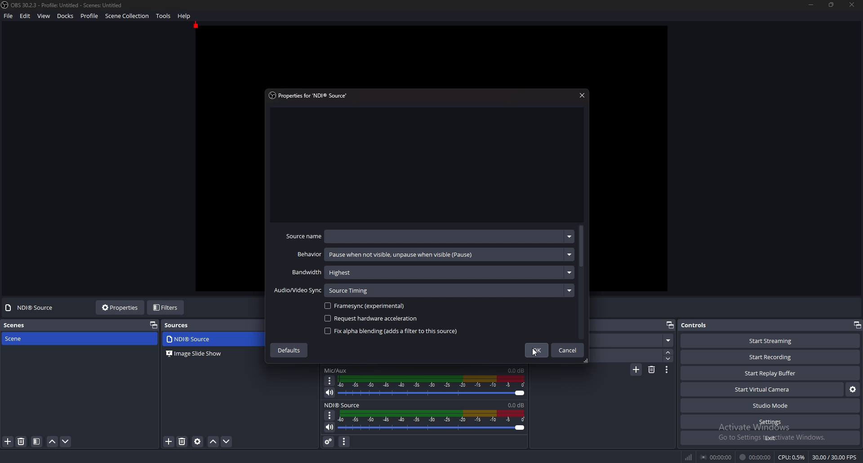  What do you see at coordinates (369, 306) in the screenshot?
I see `frame sync` at bounding box center [369, 306].